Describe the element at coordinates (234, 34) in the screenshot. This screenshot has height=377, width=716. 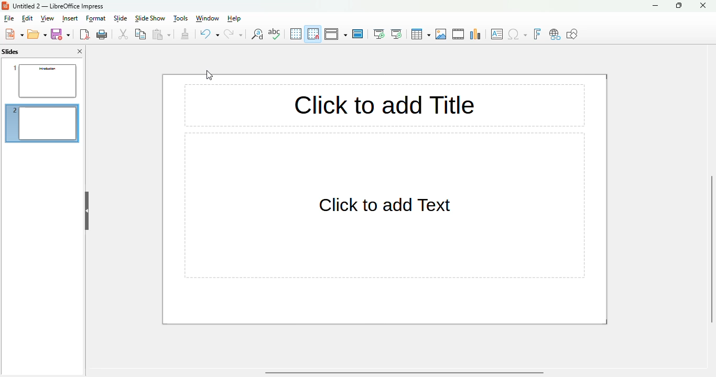
I see `redo` at that location.